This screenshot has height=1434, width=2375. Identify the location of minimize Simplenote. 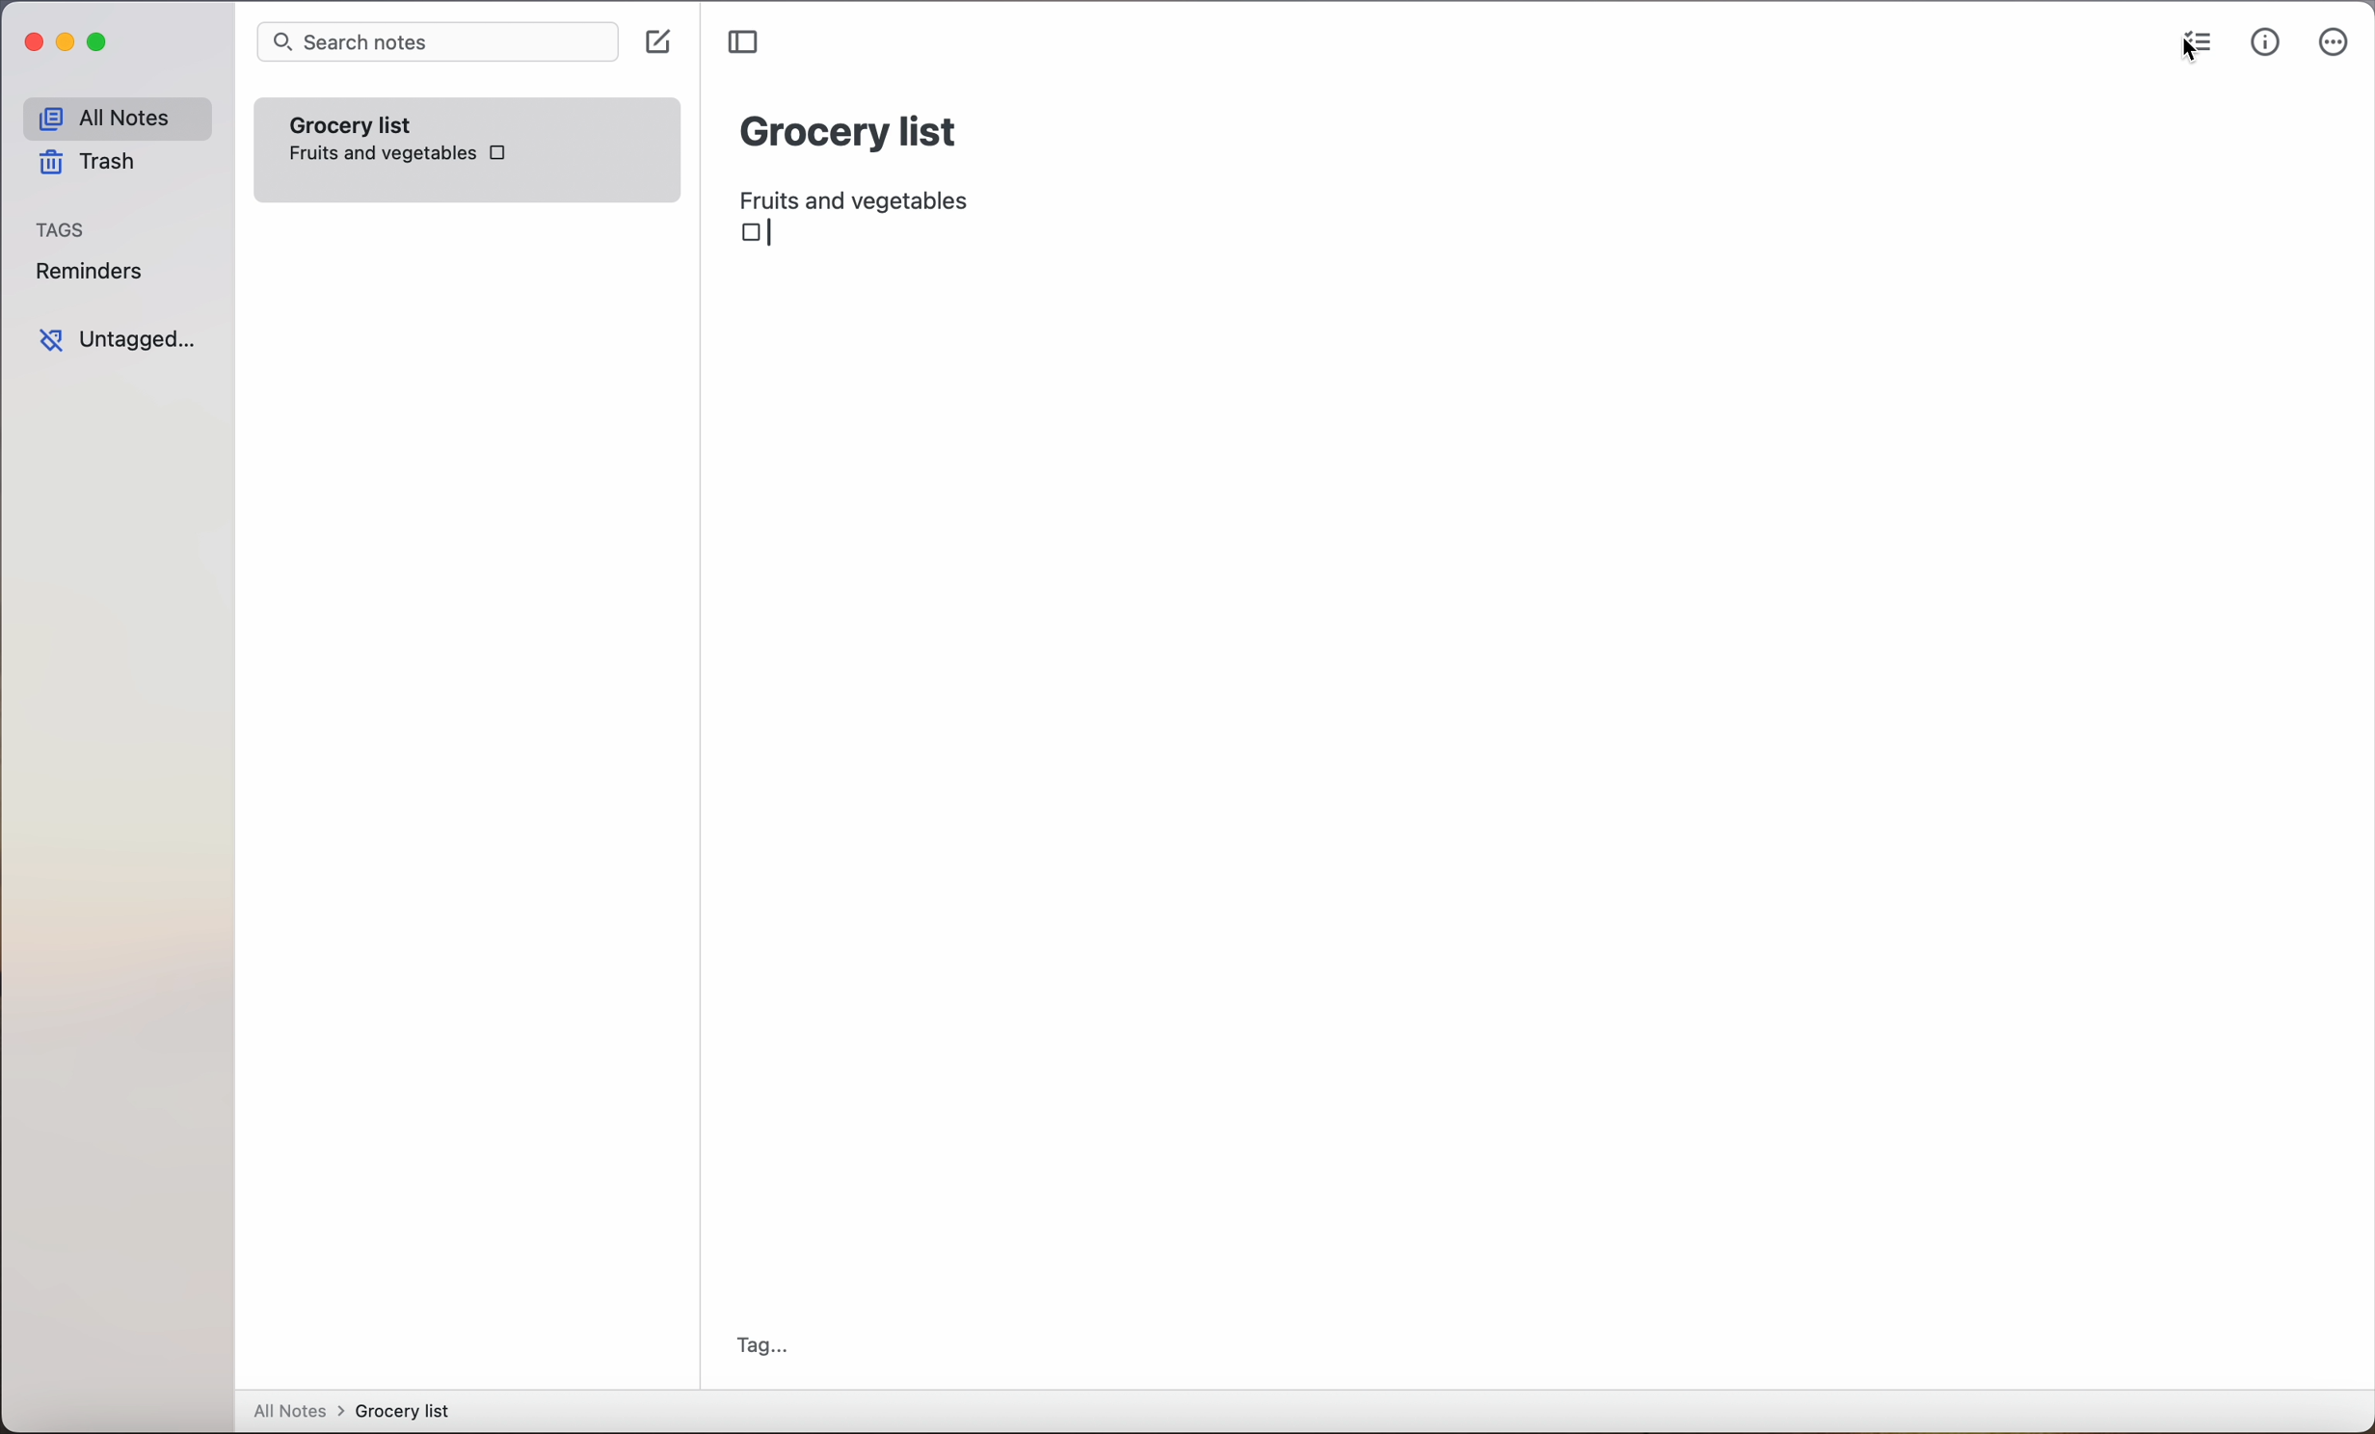
(69, 46).